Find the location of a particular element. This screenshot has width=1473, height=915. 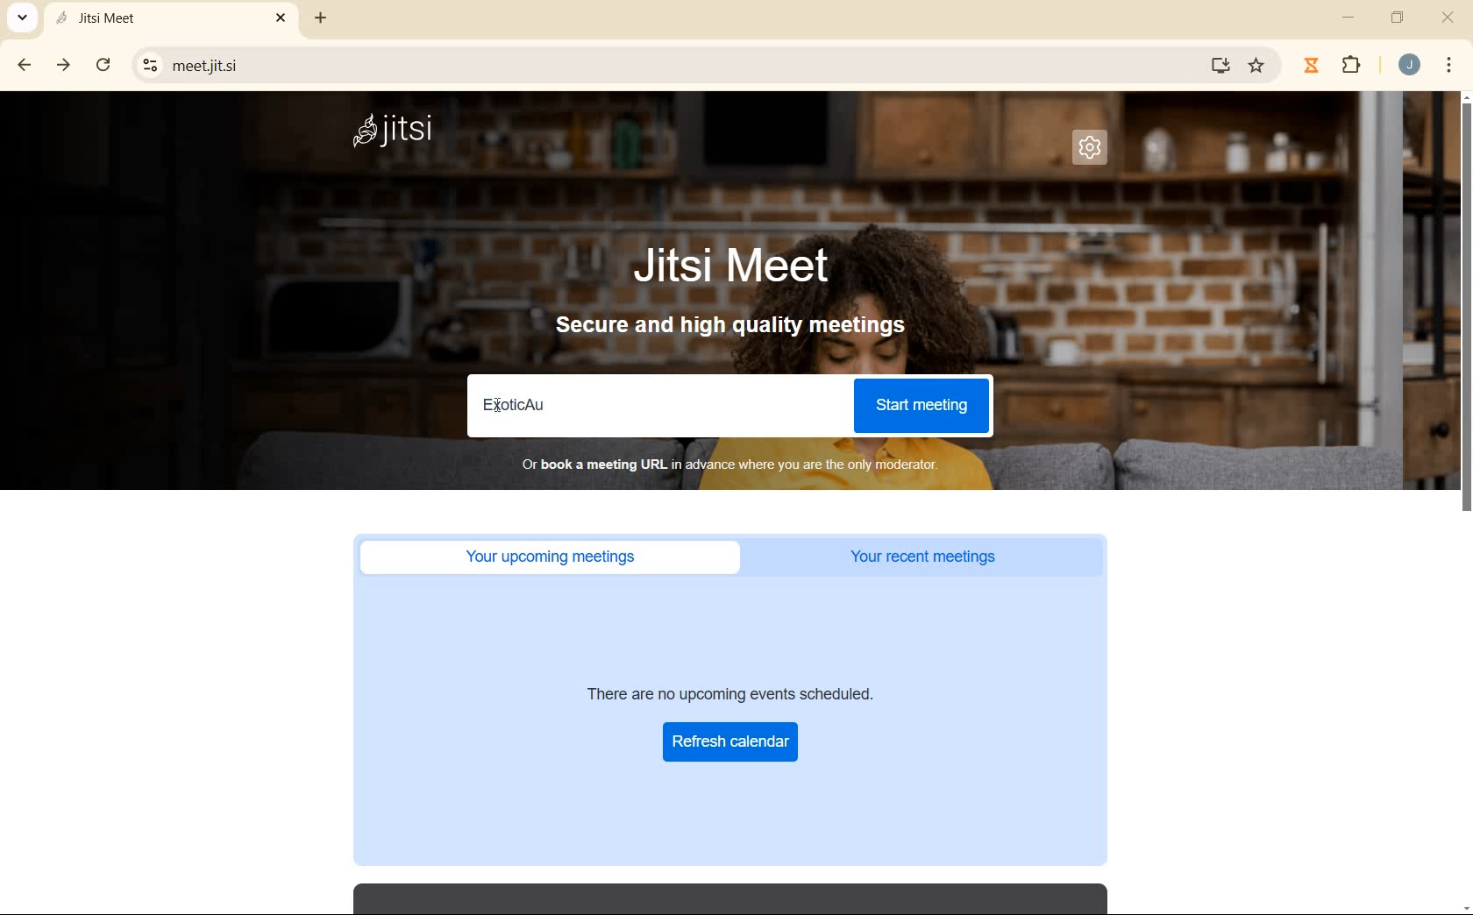

forward is located at coordinates (65, 66).